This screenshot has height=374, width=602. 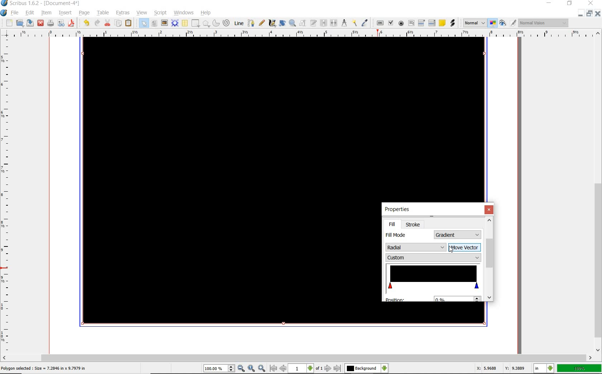 I want to click on help, so click(x=206, y=13).